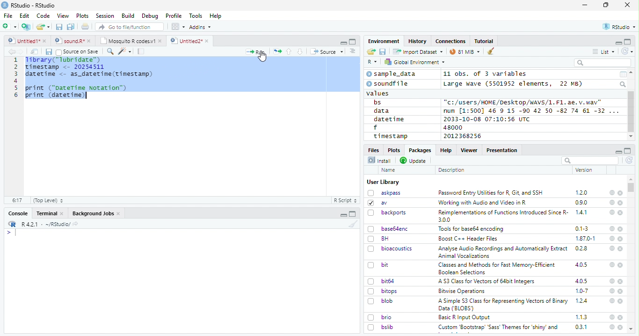 This screenshot has height=336, width=639. What do you see at coordinates (5, 5) in the screenshot?
I see `logo` at bounding box center [5, 5].